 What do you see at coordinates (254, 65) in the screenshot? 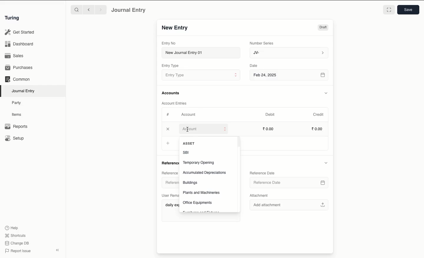
I see `Date` at bounding box center [254, 65].